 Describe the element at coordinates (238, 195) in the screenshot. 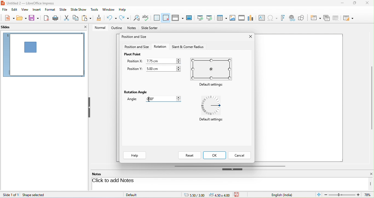

I see `save` at that location.